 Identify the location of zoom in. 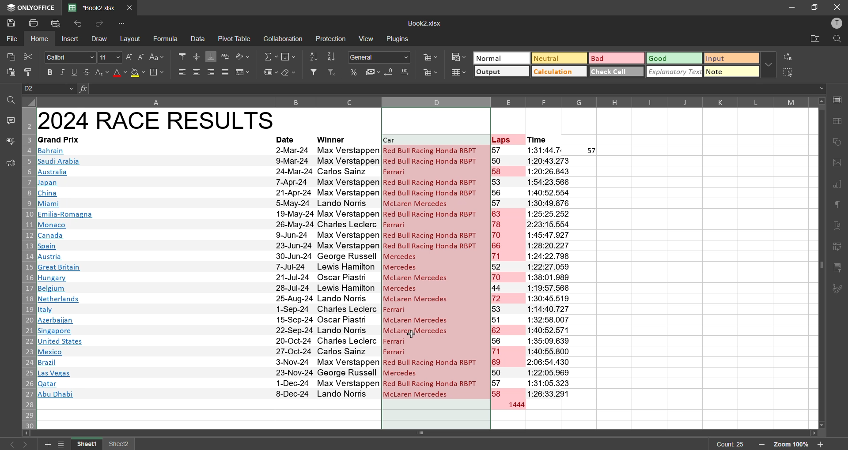
(761, 445).